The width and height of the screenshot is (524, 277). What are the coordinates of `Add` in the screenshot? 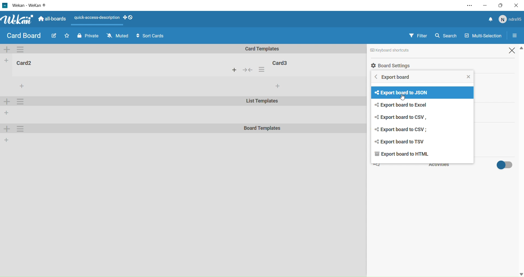 It's located at (7, 140).